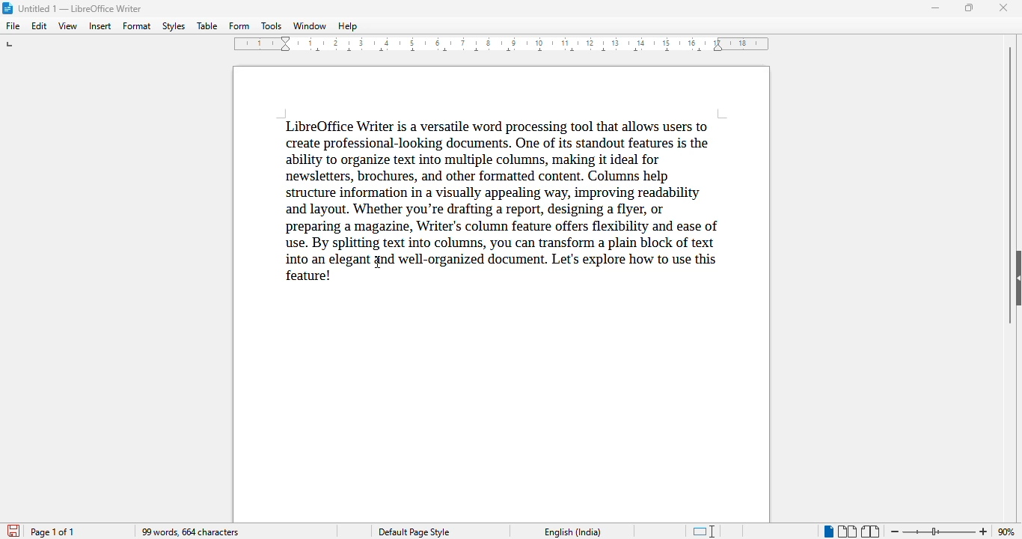  Describe the element at coordinates (506, 201) in the screenshot. I see `LibreOffice Writer is a versatile word processing tool that allows users to create professional-looking documents. One of its standout features is the ability to organize text into multiple columns, making it ideal for newsletters, brochures, and other formatted content. Columns help structure information in a visually appealing way, improving readability and layout. Whether you're drafting a report, designing a flyer, or preparing a magazine, Writer's column feature offers flexibility and ease of use. By splitting text into columns, you can transform a plain block of text into an elegant and well-organized document. Let's explore how to use this feature!` at that location.